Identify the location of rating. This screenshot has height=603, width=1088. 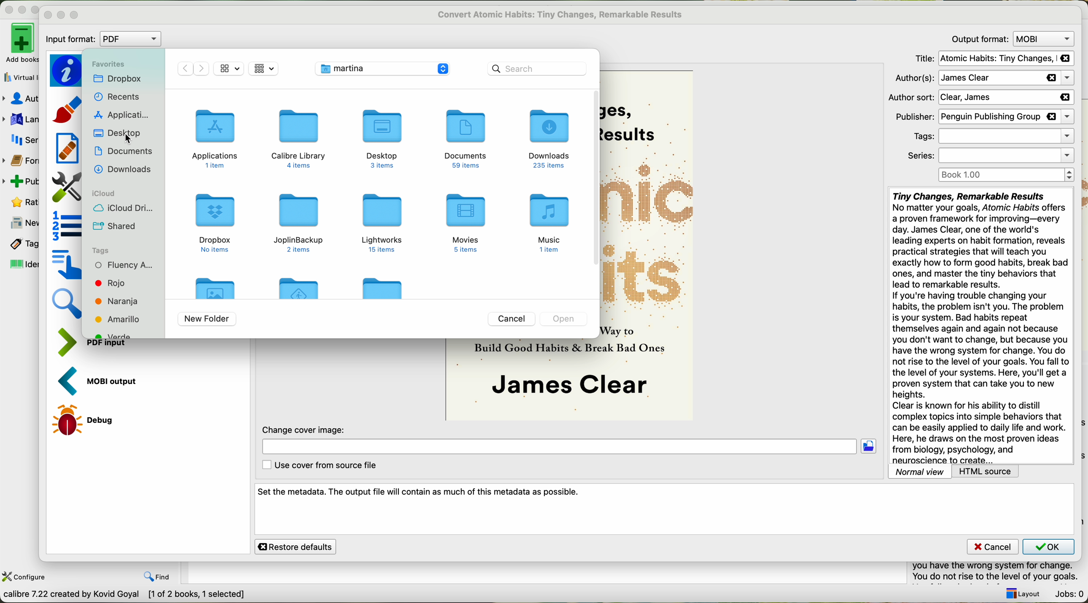
(23, 201).